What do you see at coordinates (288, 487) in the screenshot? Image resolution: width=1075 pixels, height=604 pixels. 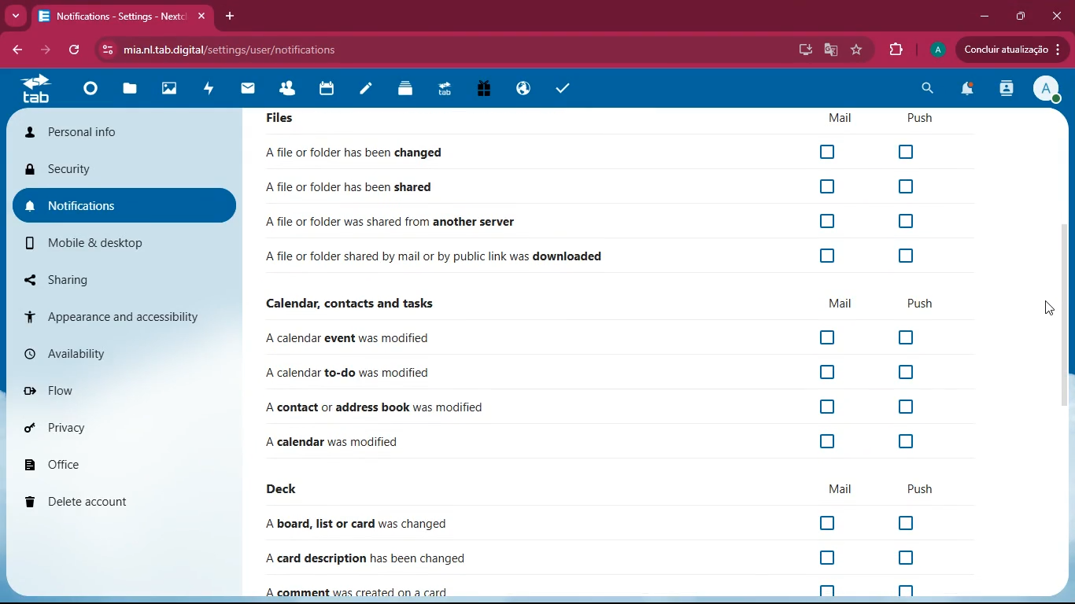 I see `deck` at bounding box center [288, 487].